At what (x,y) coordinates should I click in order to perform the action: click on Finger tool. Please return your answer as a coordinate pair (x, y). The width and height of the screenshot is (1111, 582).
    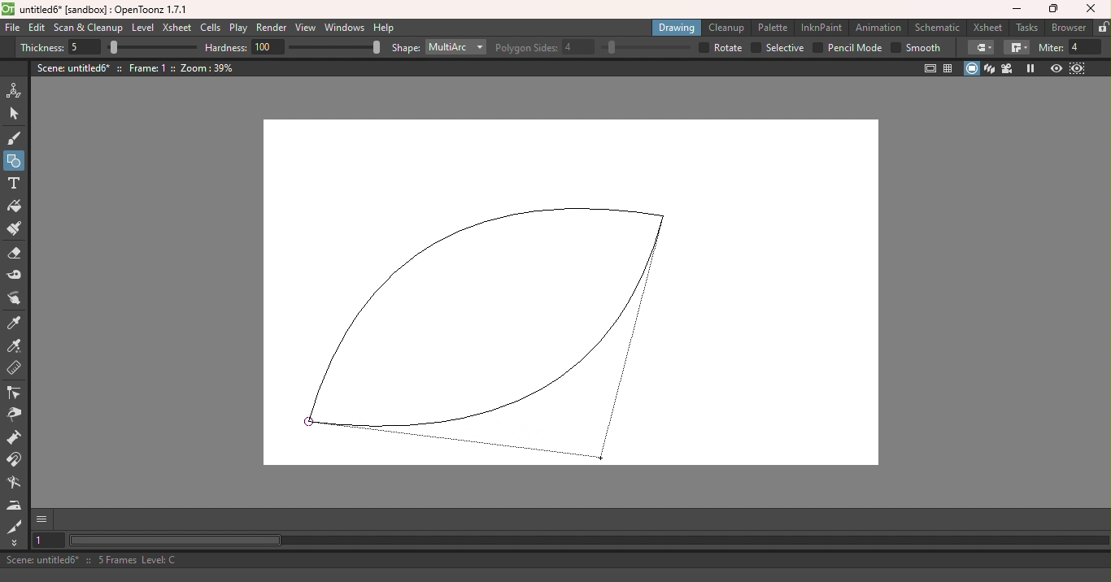
    Looking at the image, I should click on (15, 301).